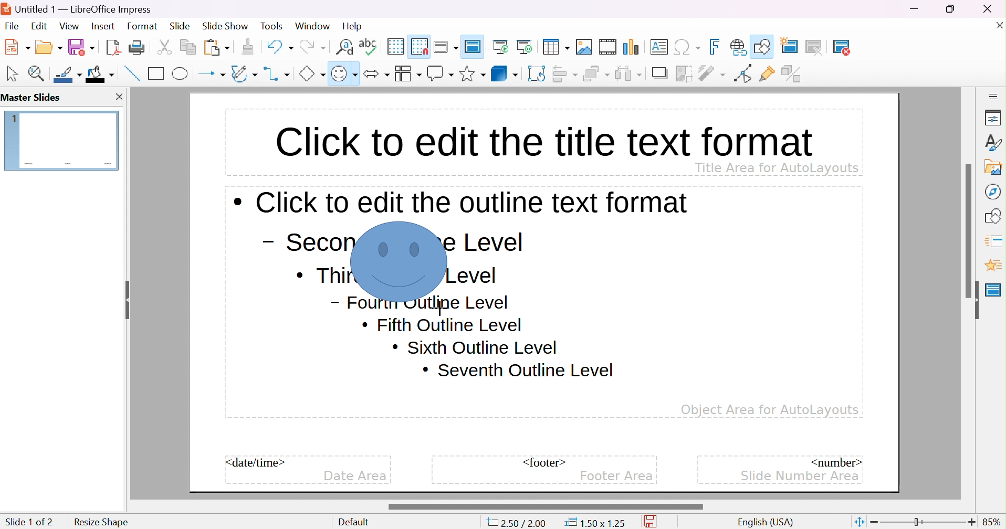  Describe the element at coordinates (279, 45) in the screenshot. I see `undo` at that location.